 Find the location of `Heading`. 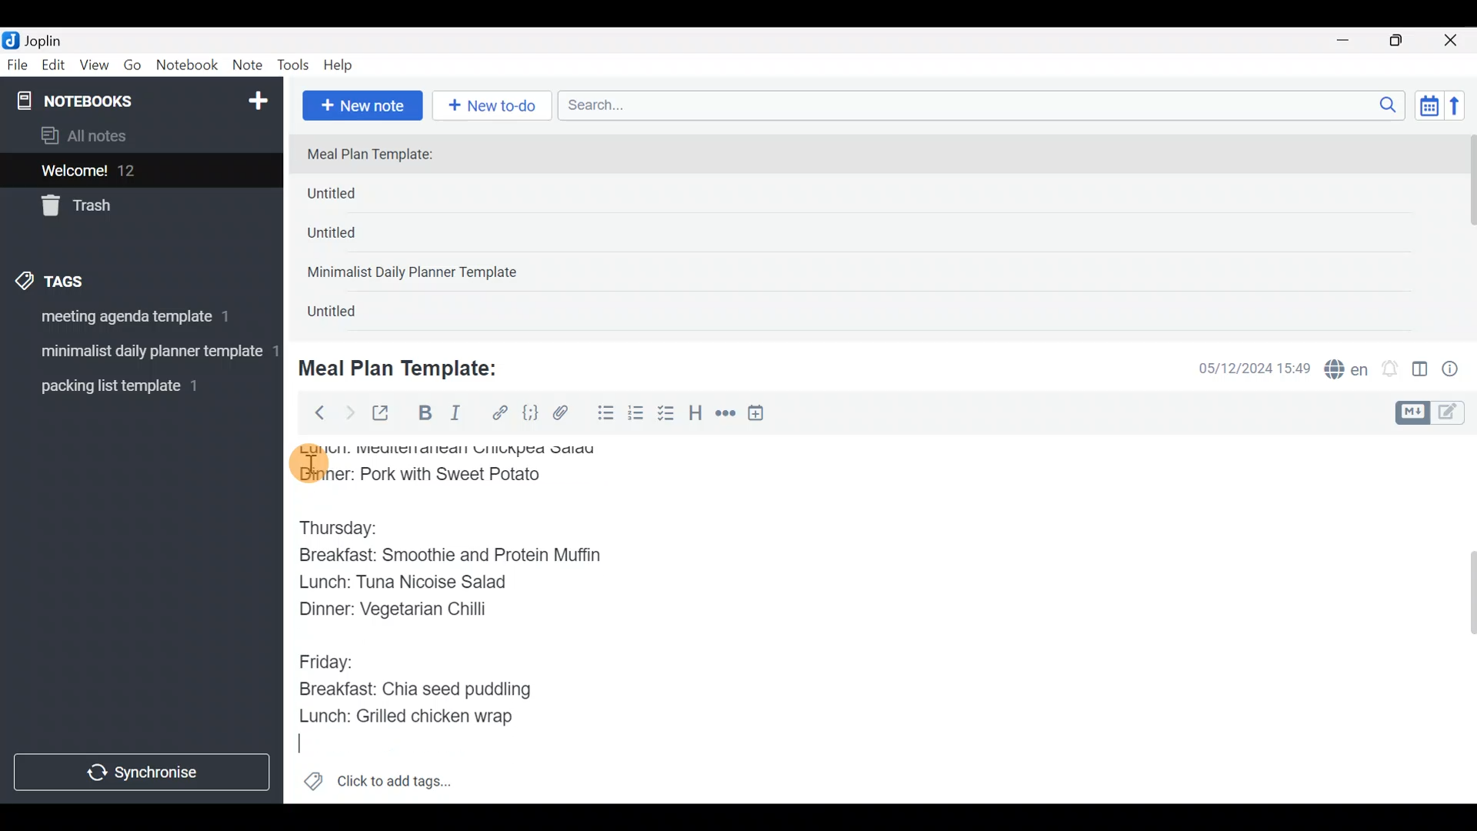

Heading is located at coordinates (696, 415).